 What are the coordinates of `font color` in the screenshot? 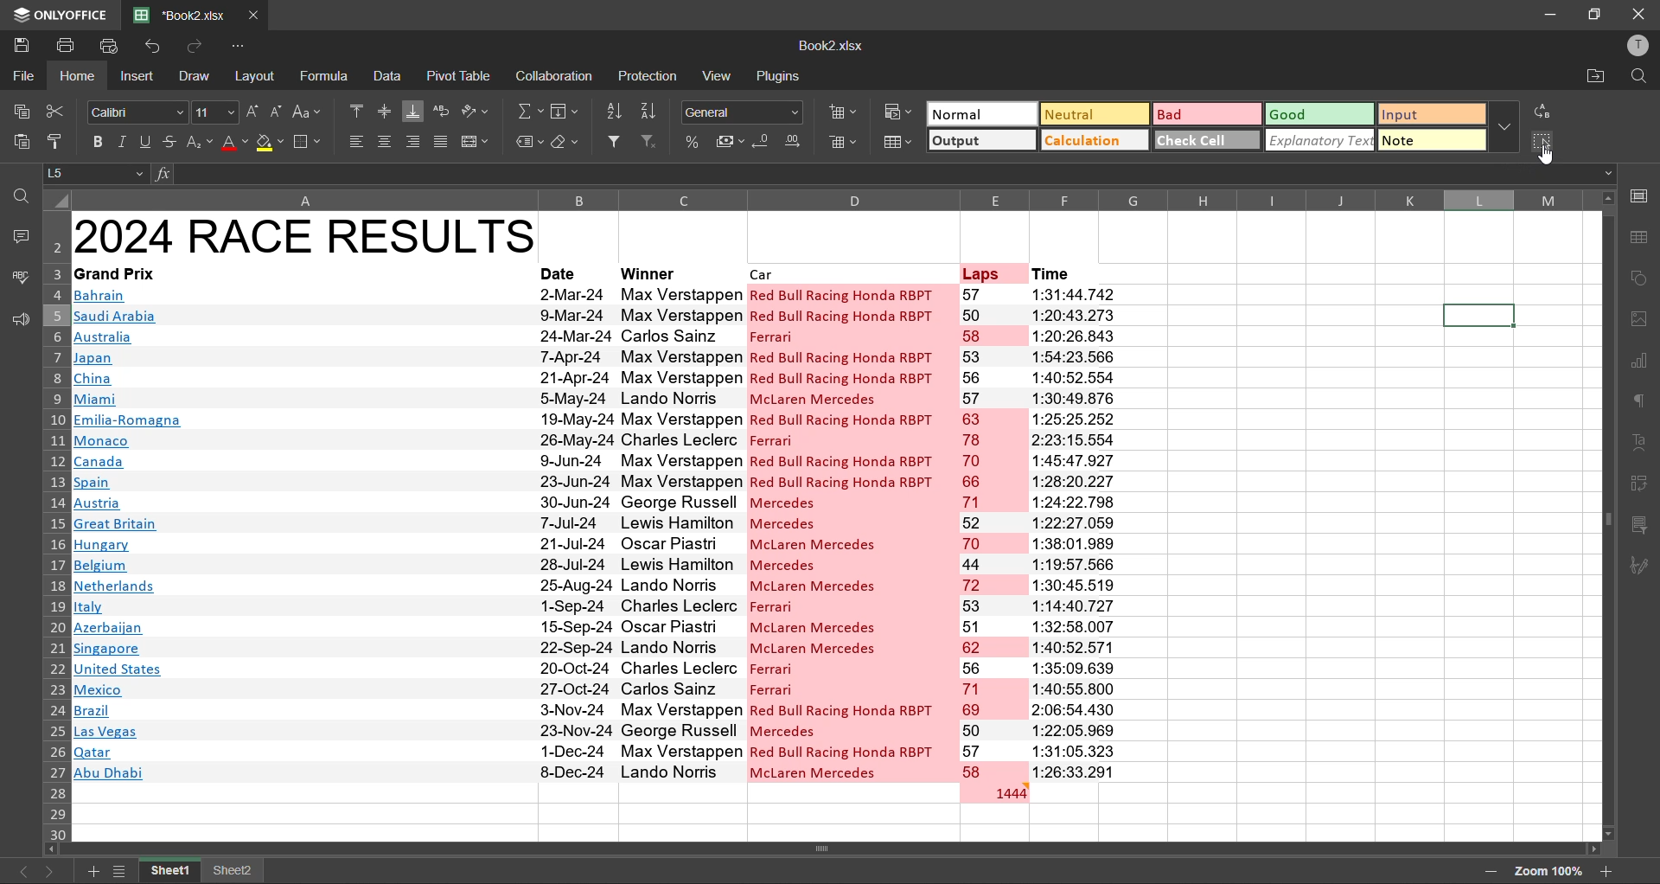 It's located at (234, 146).